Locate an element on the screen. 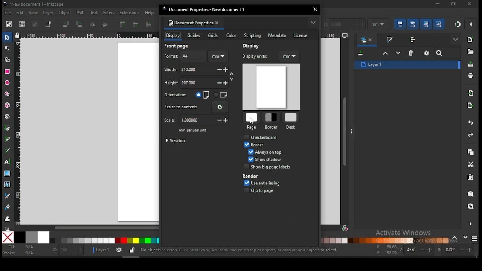 This screenshot has width=482, height=271. page format is located at coordinates (184, 56).